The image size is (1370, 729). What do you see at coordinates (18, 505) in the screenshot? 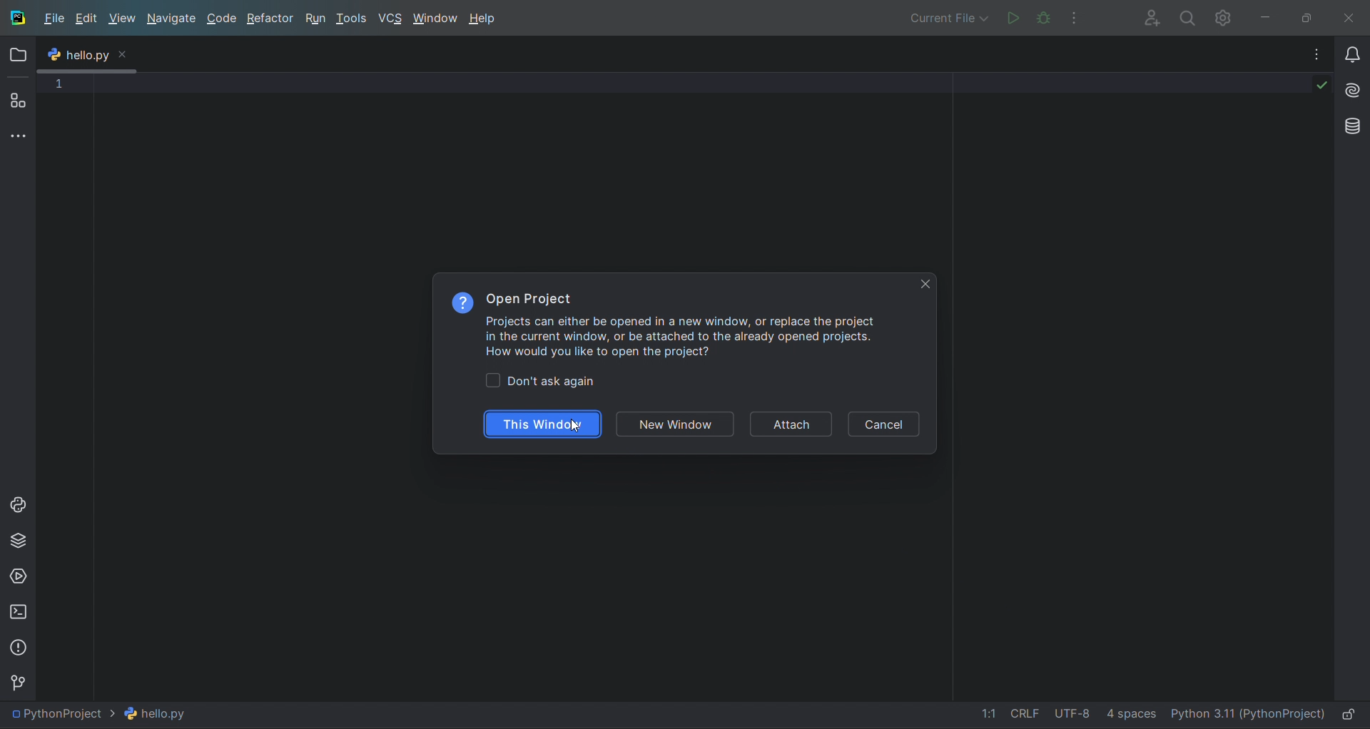
I see `python console` at bounding box center [18, 505].